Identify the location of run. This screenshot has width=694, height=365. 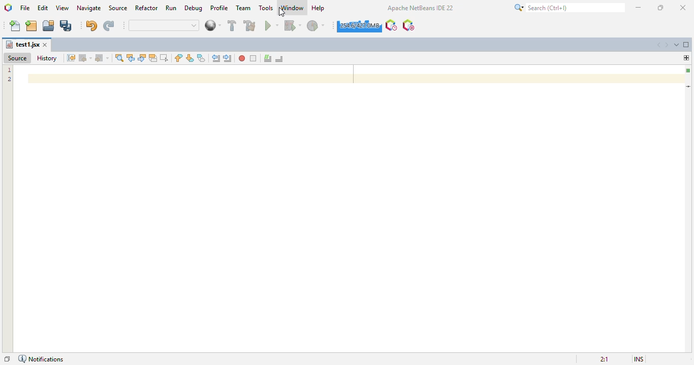
(171, 8).